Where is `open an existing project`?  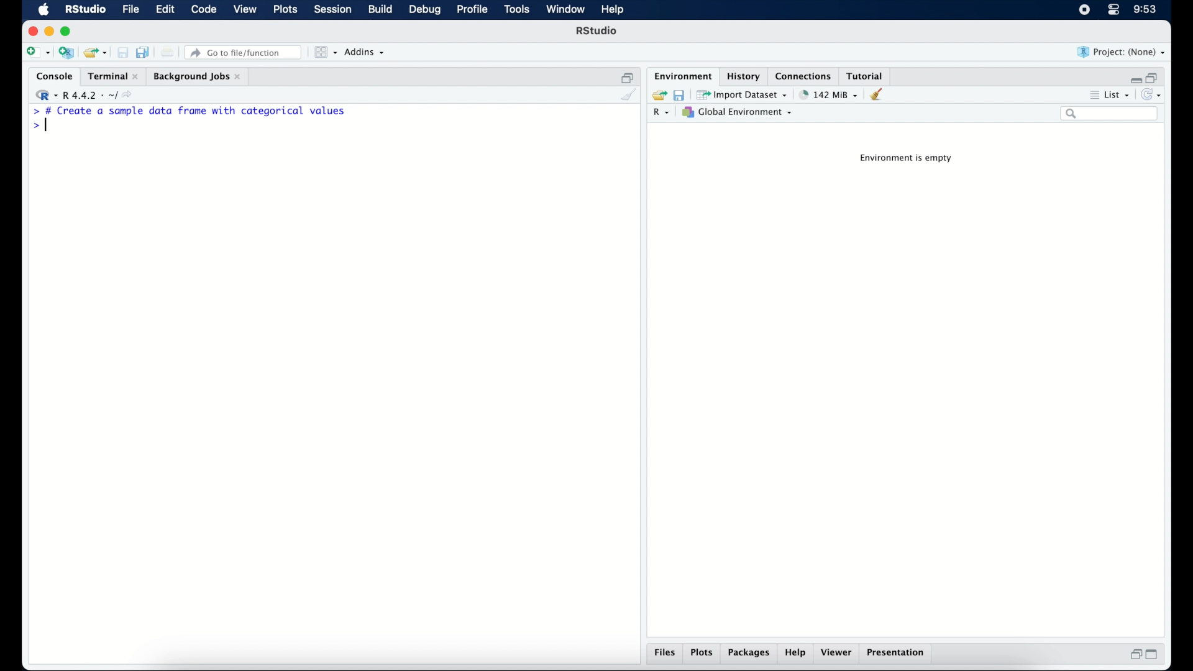 open an existing project is located at coordinates (96, 53).